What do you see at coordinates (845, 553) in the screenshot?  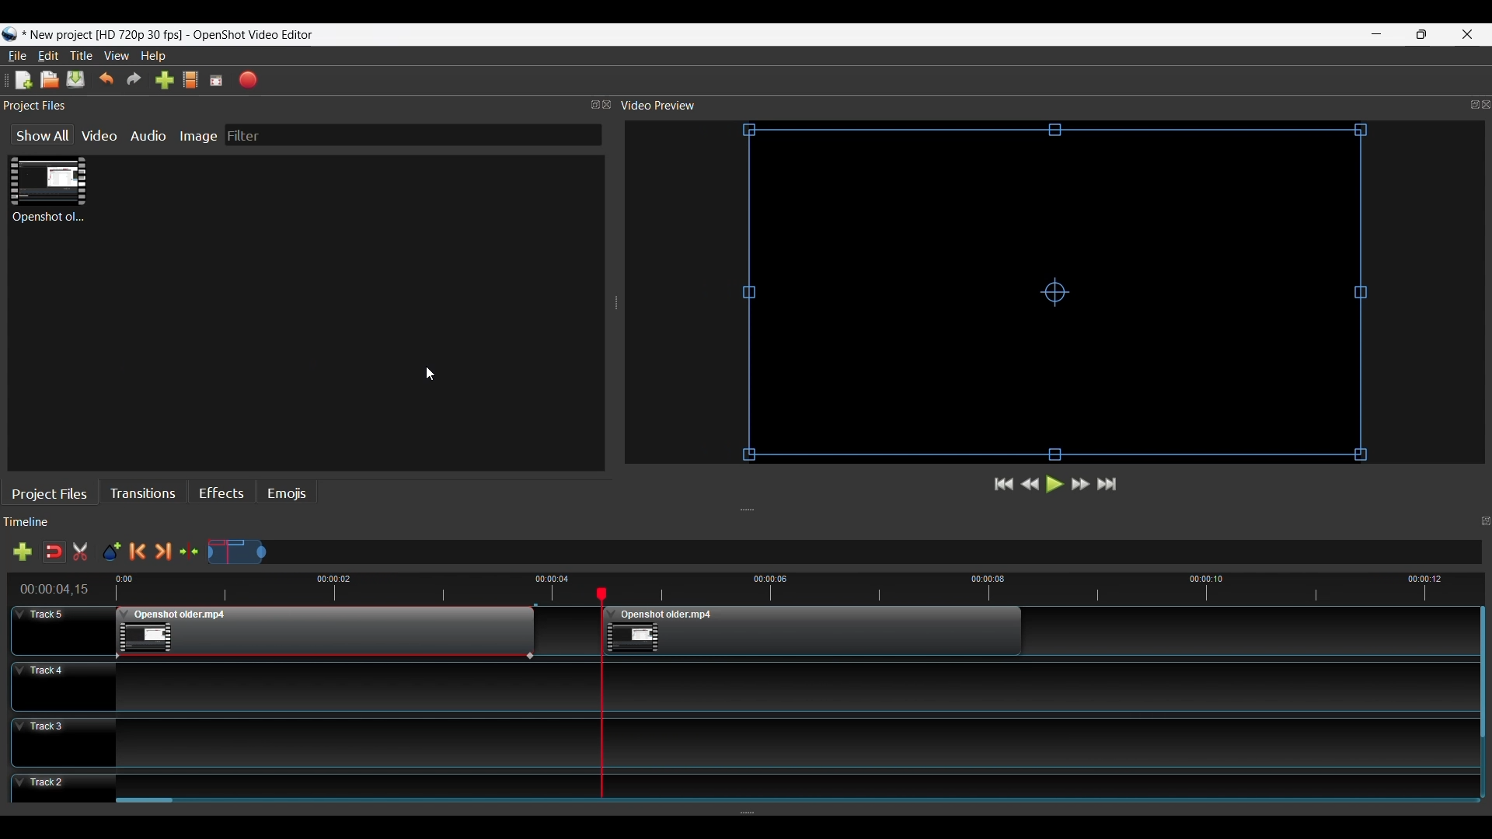 I see `Zoom Slider` at bounding box center [845, 553].